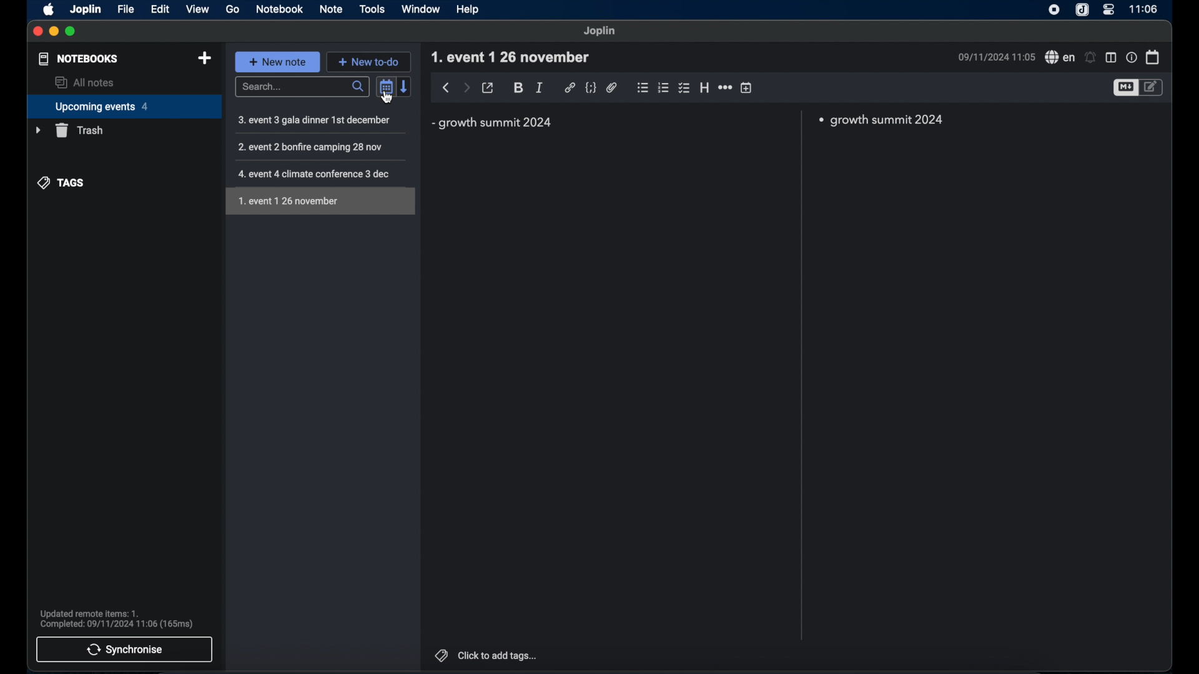 Image resolution: width=1199 pixels, height=674 pixels. What do you see at coordinates (599, 31) in the screenshot?
I see `Joplin` at bounding box center [599, 31].